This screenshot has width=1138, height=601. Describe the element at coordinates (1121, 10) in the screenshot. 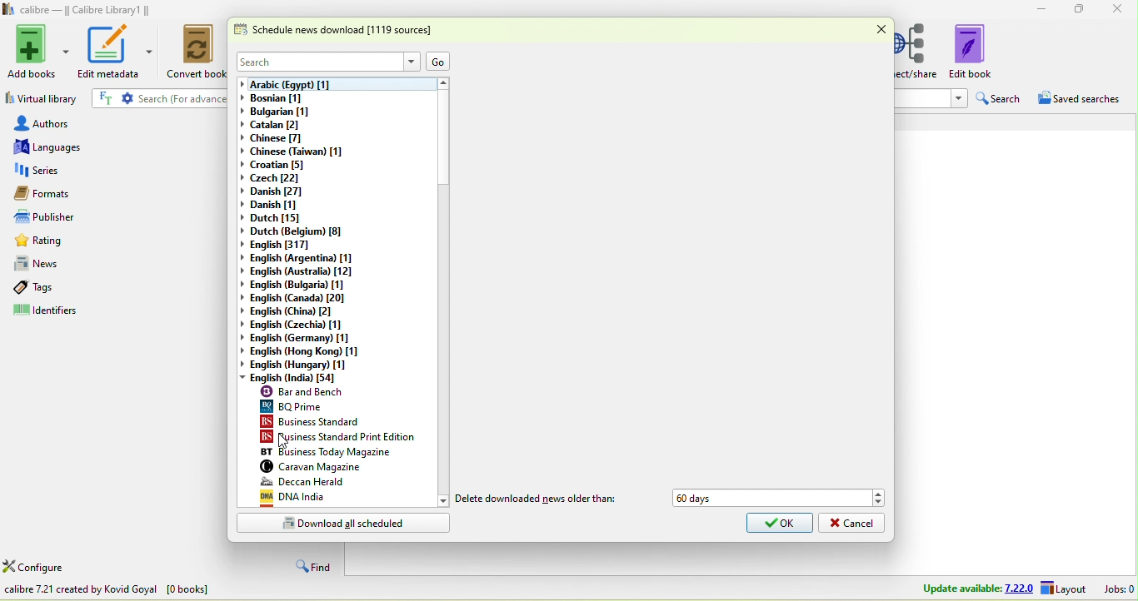

I see `close` at that location.